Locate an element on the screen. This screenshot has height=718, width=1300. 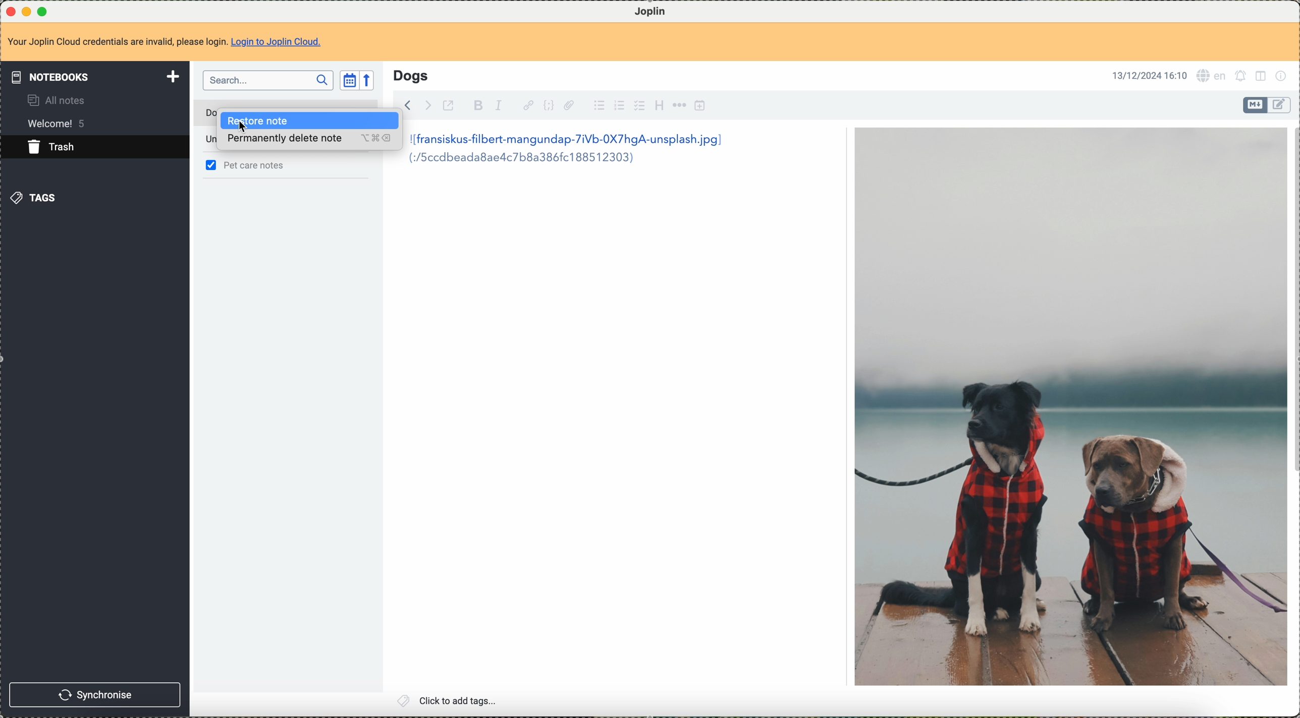
maximize is located at coordinates (43, 10).